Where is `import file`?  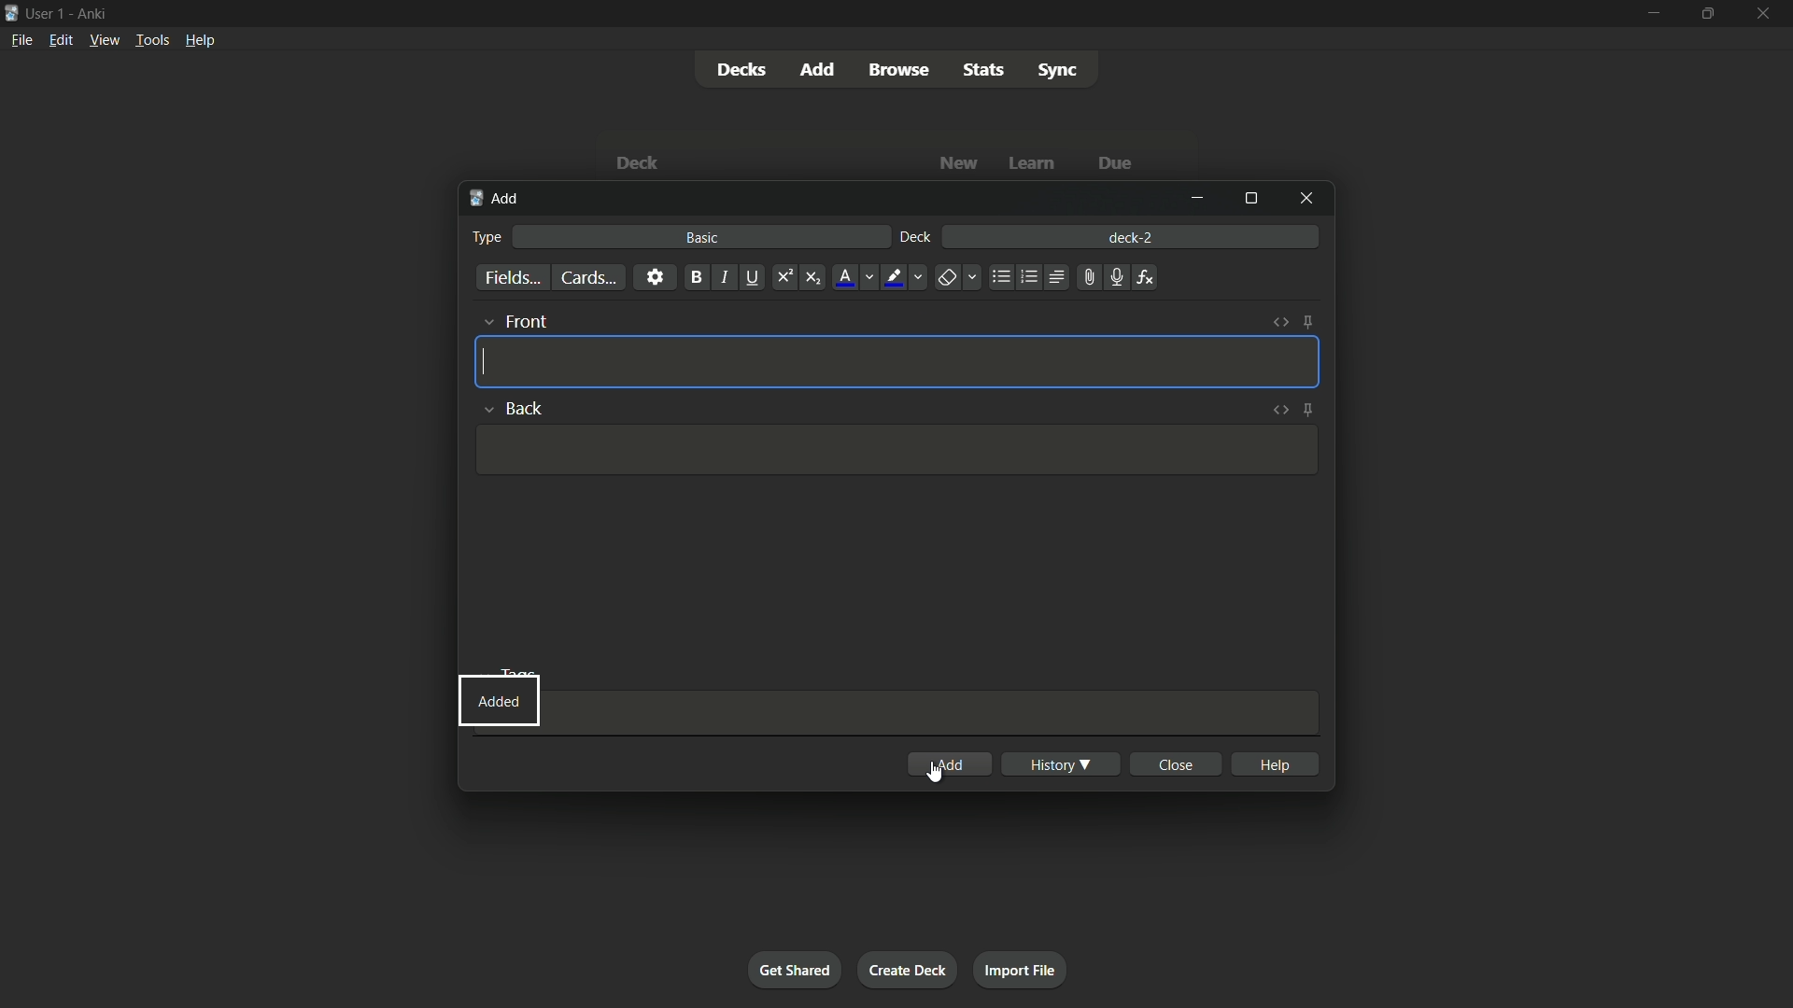
import file is located at coordinates (1022, 971).